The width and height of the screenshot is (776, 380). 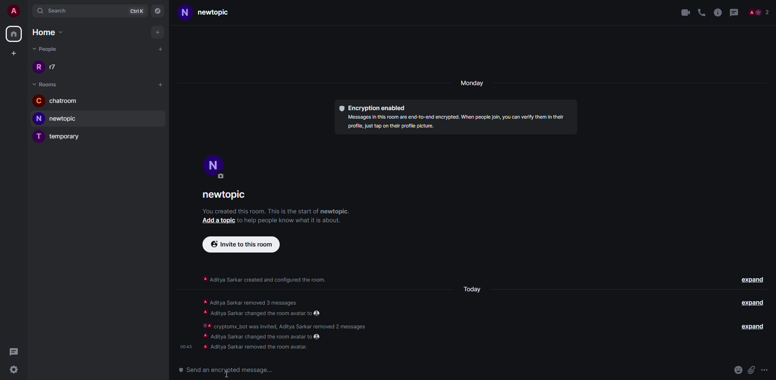 I want to click on ‘A Aditya Sarkar created and configured the room., so click(x=264, y=278).